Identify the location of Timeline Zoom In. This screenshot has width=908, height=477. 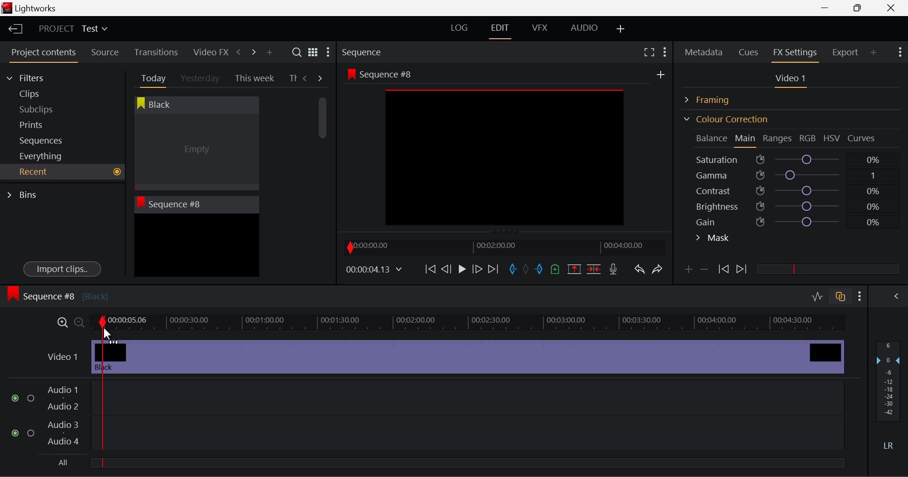
(61, 322).